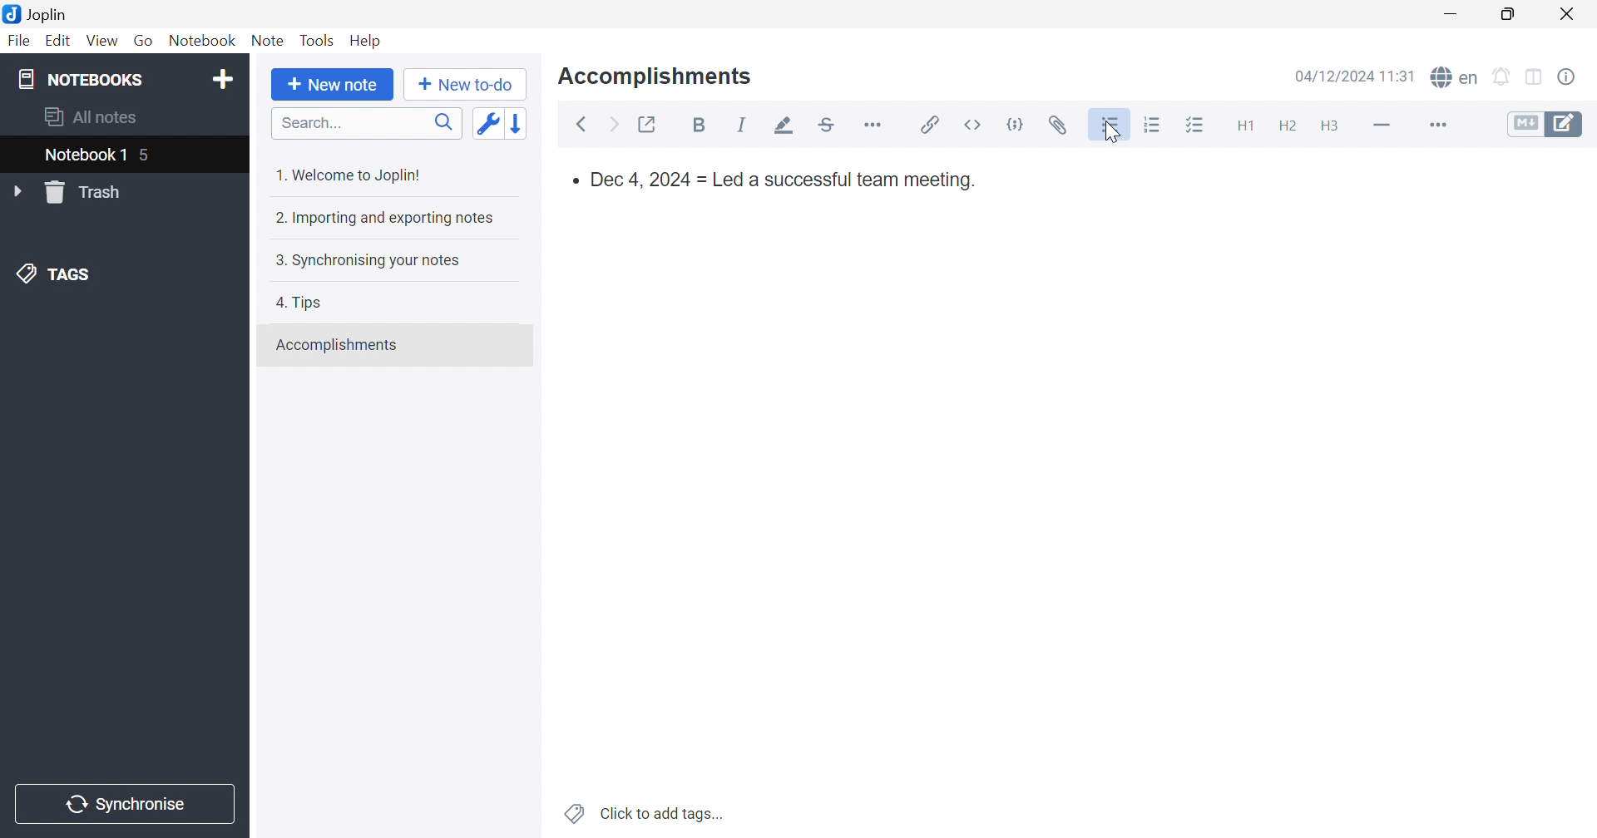 Image resolution: width=1597 pixels, height=838 pixels. What do you see at coordinates (1199, 126) in the screenshot?
I see `Checkbox list` at bounding box center [1199, 126].